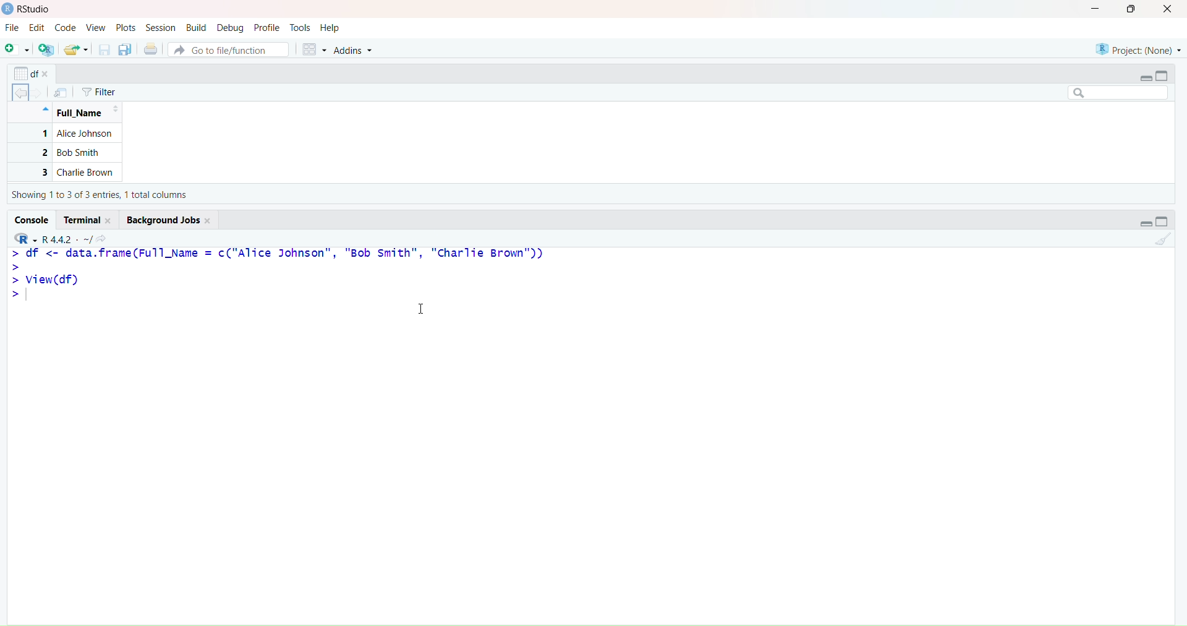  What do you see at coordinates (96, 28) in the screenshot?
I see `View` at bounding box center [96, 28].